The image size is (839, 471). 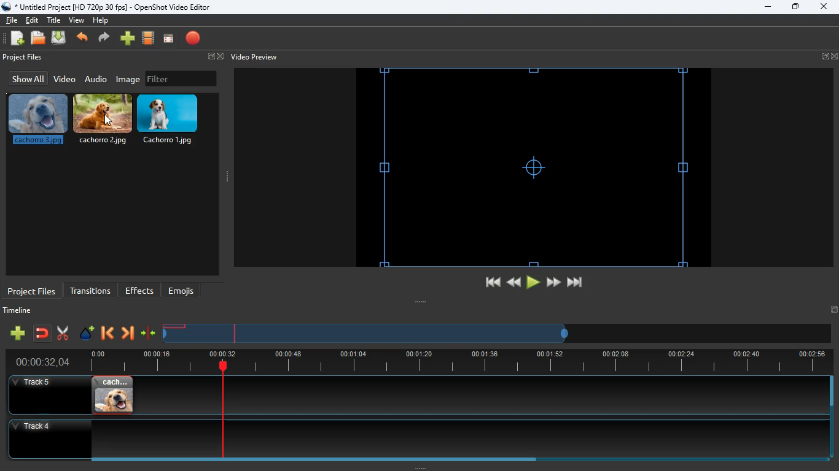 What do you see at coordinates (106, 334) in the screenshot?
I see `back` at bounding box center [106, 334].